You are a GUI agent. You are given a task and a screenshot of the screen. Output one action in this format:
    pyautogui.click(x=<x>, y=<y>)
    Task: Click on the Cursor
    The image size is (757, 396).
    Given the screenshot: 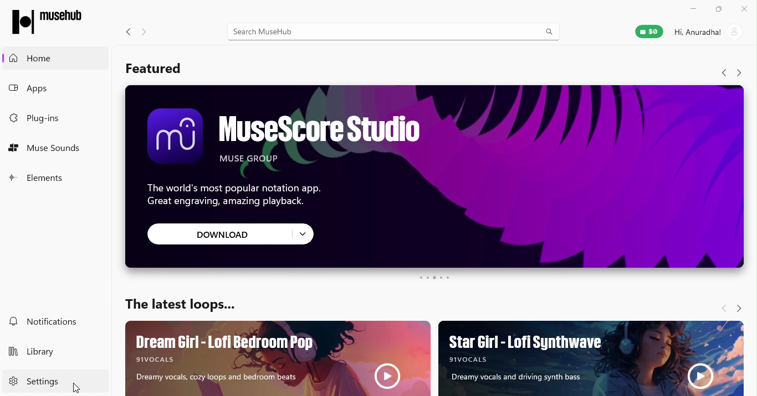 What is the action you would take?
    pyautogui.click(x=78, y=387)
    